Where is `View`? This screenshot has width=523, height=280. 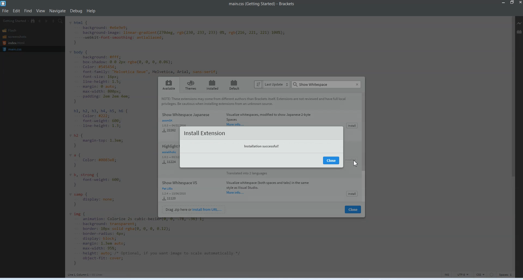 View is located at coordinates (41, 11).